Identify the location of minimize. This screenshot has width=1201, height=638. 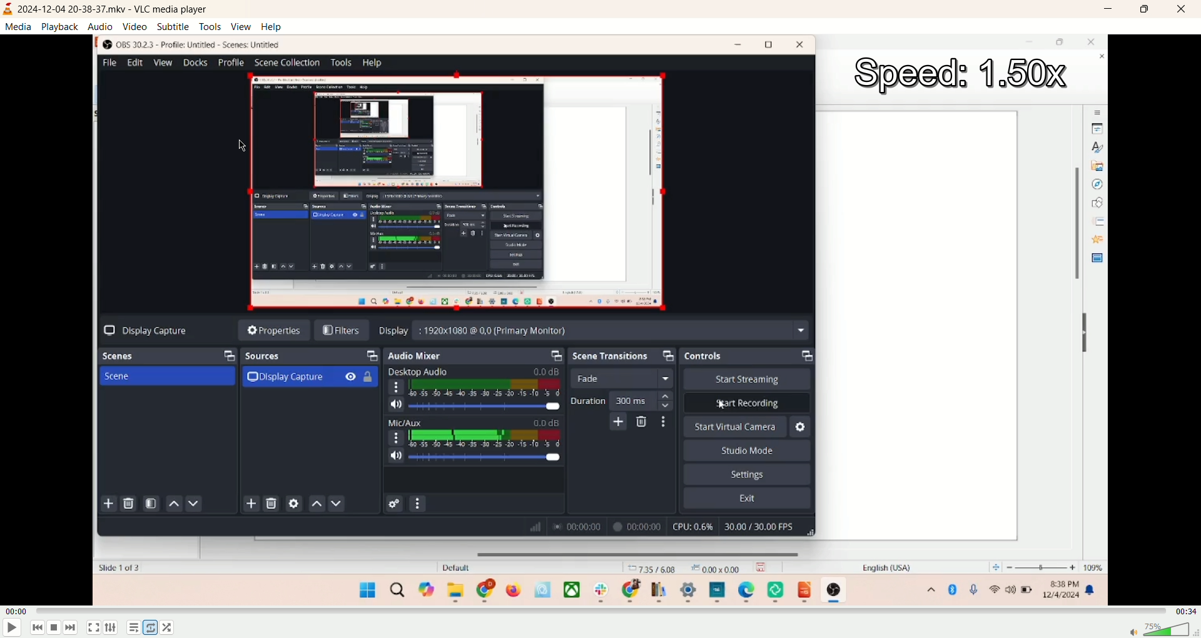
(1107, 11).